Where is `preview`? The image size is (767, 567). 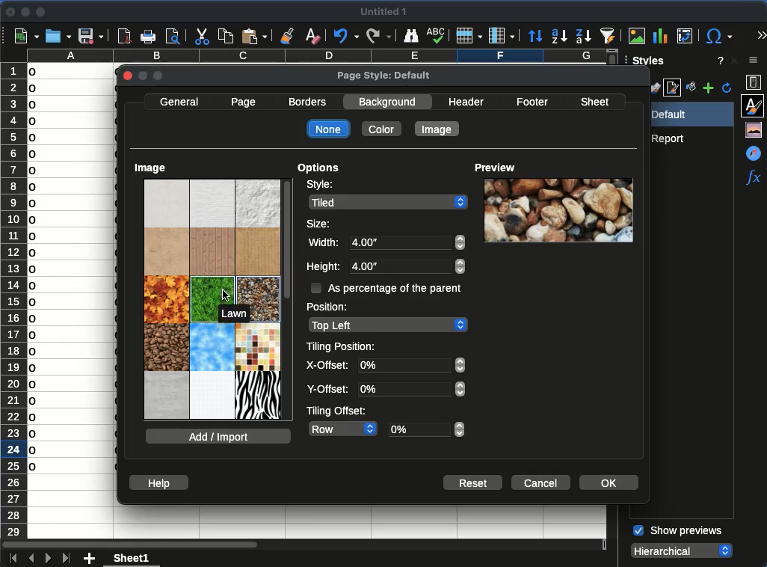
preview is located at coordinates (493, 167).